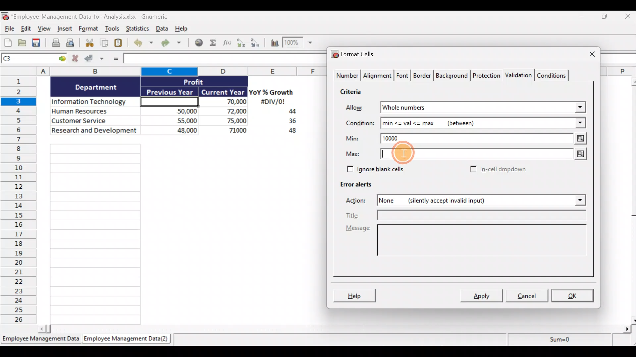 This screenshot has height=357, width=636. I want to click on Cut selection, so click(89, 43).